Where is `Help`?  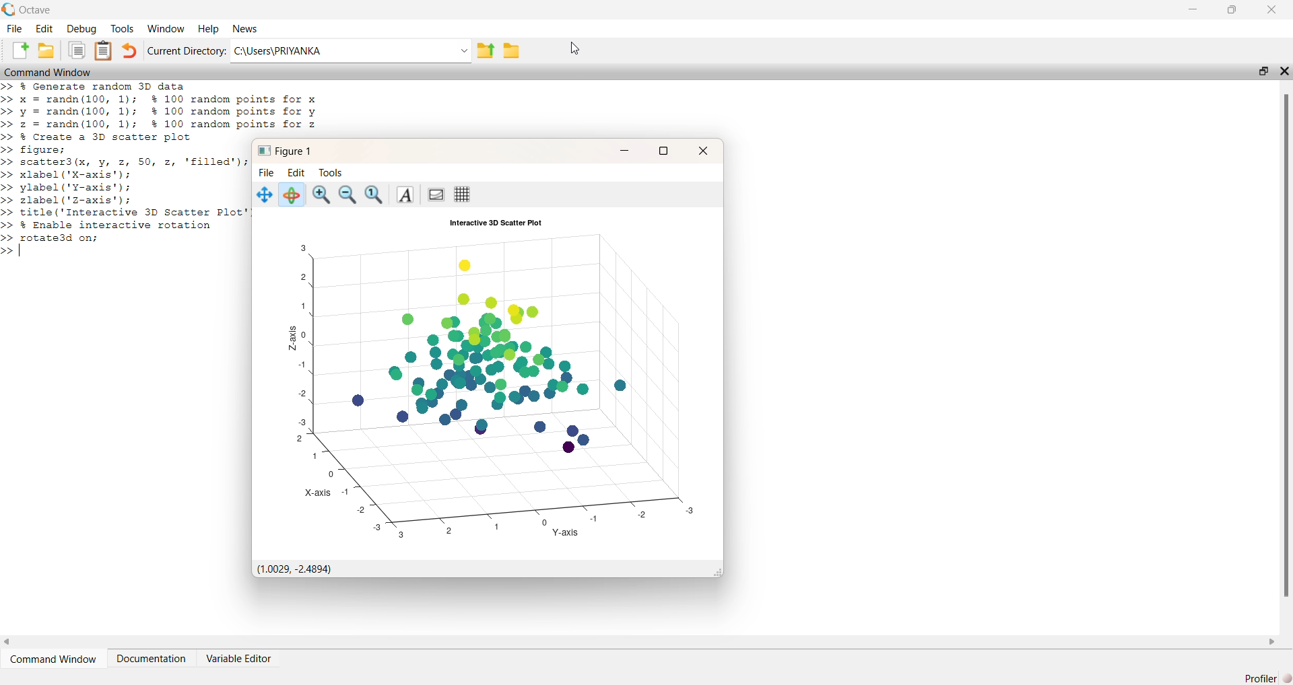 Help is located at coordinates (209, 29).